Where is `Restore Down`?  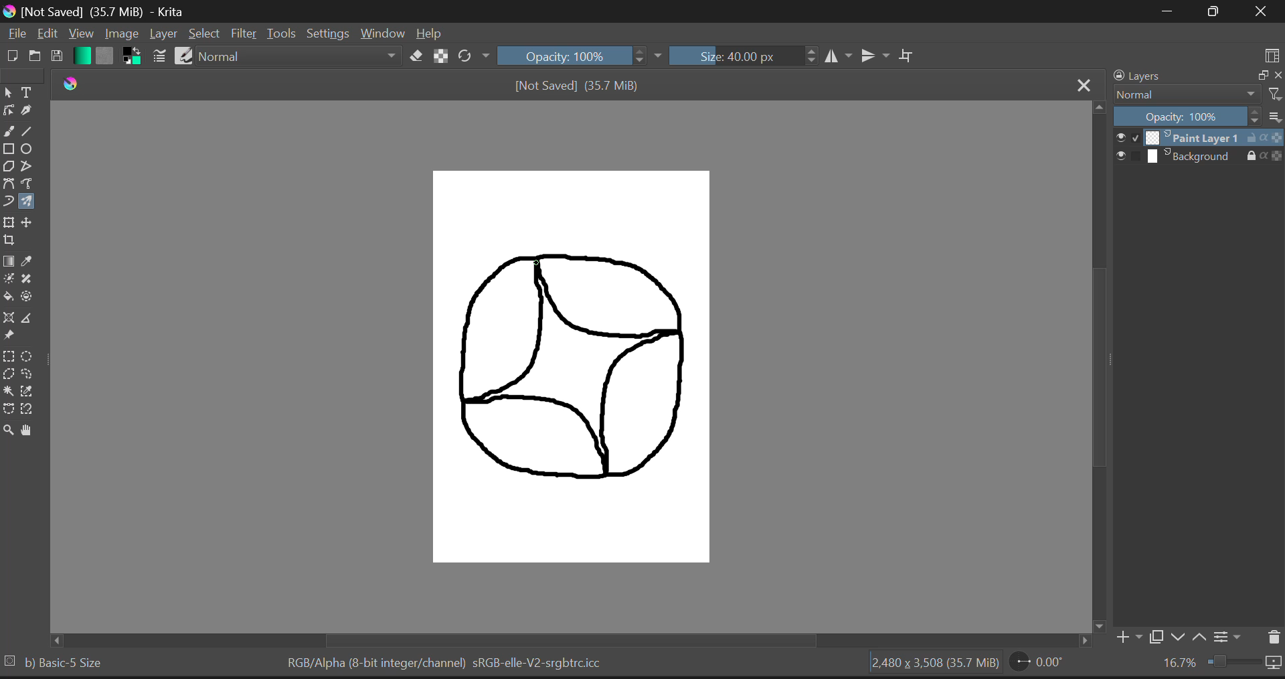 Restore Down is located at coordinates (1171, 11).